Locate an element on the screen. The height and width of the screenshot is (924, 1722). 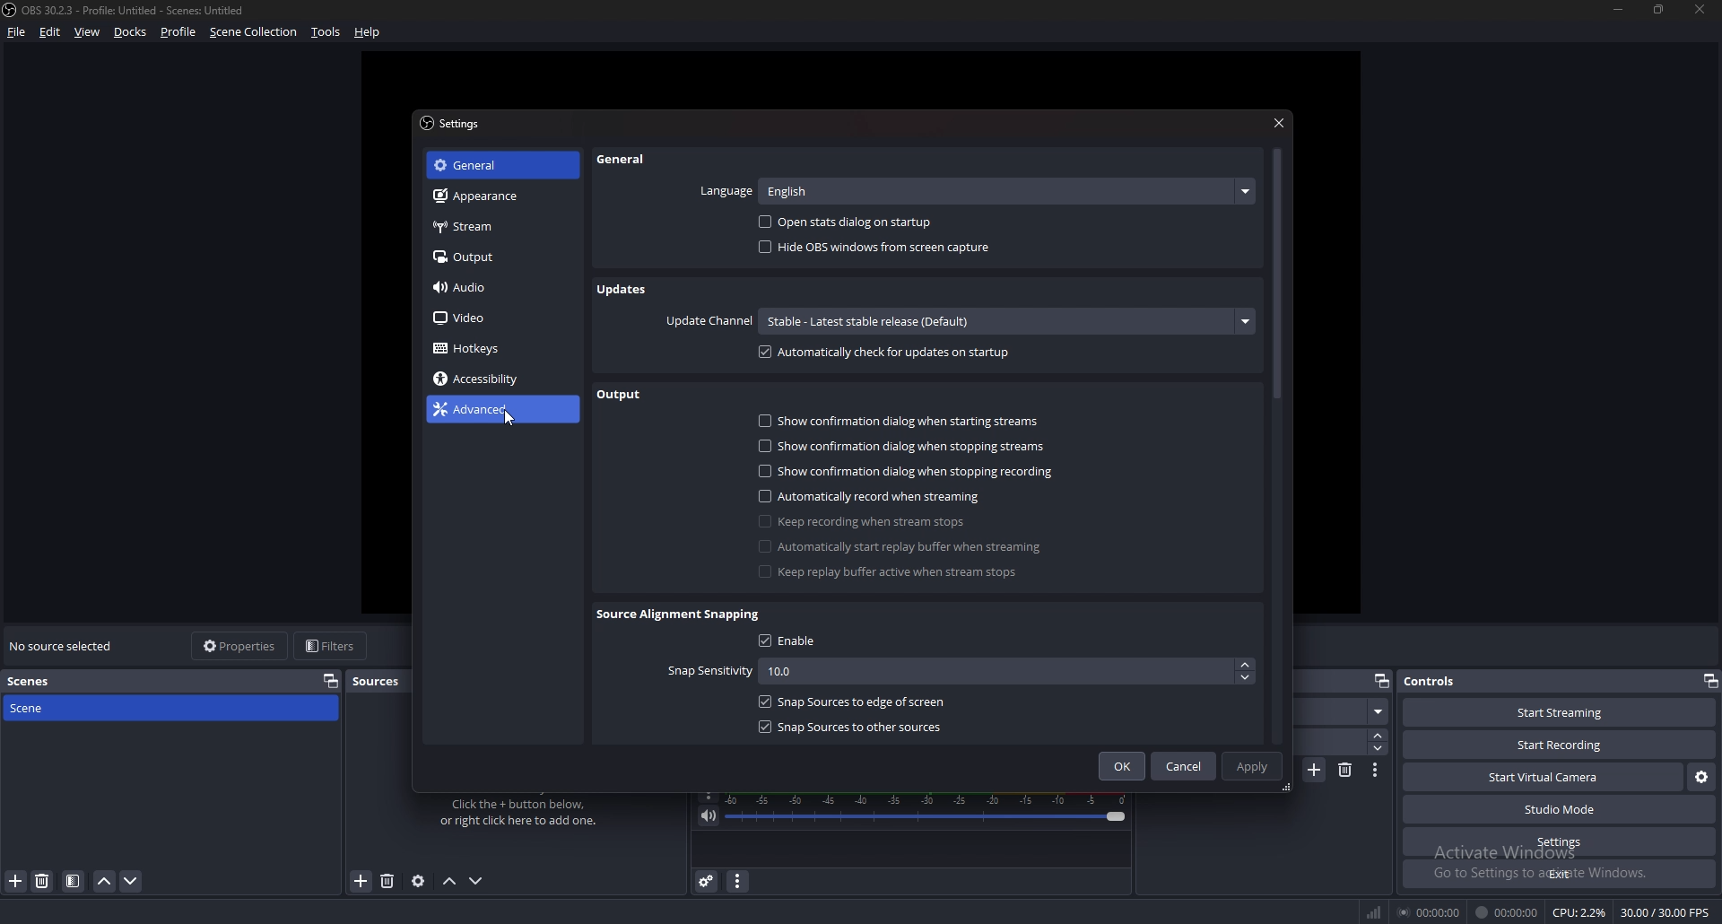
Automatically record when streaming is located at coordinates (873, 496).